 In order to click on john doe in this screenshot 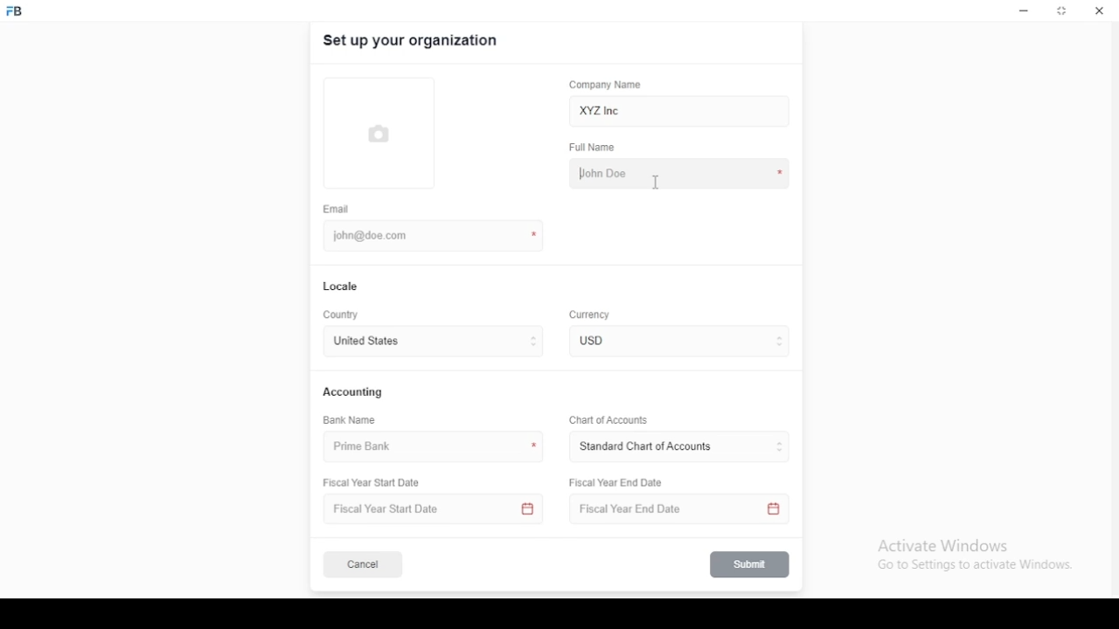, I will do `click(679, 172)`.